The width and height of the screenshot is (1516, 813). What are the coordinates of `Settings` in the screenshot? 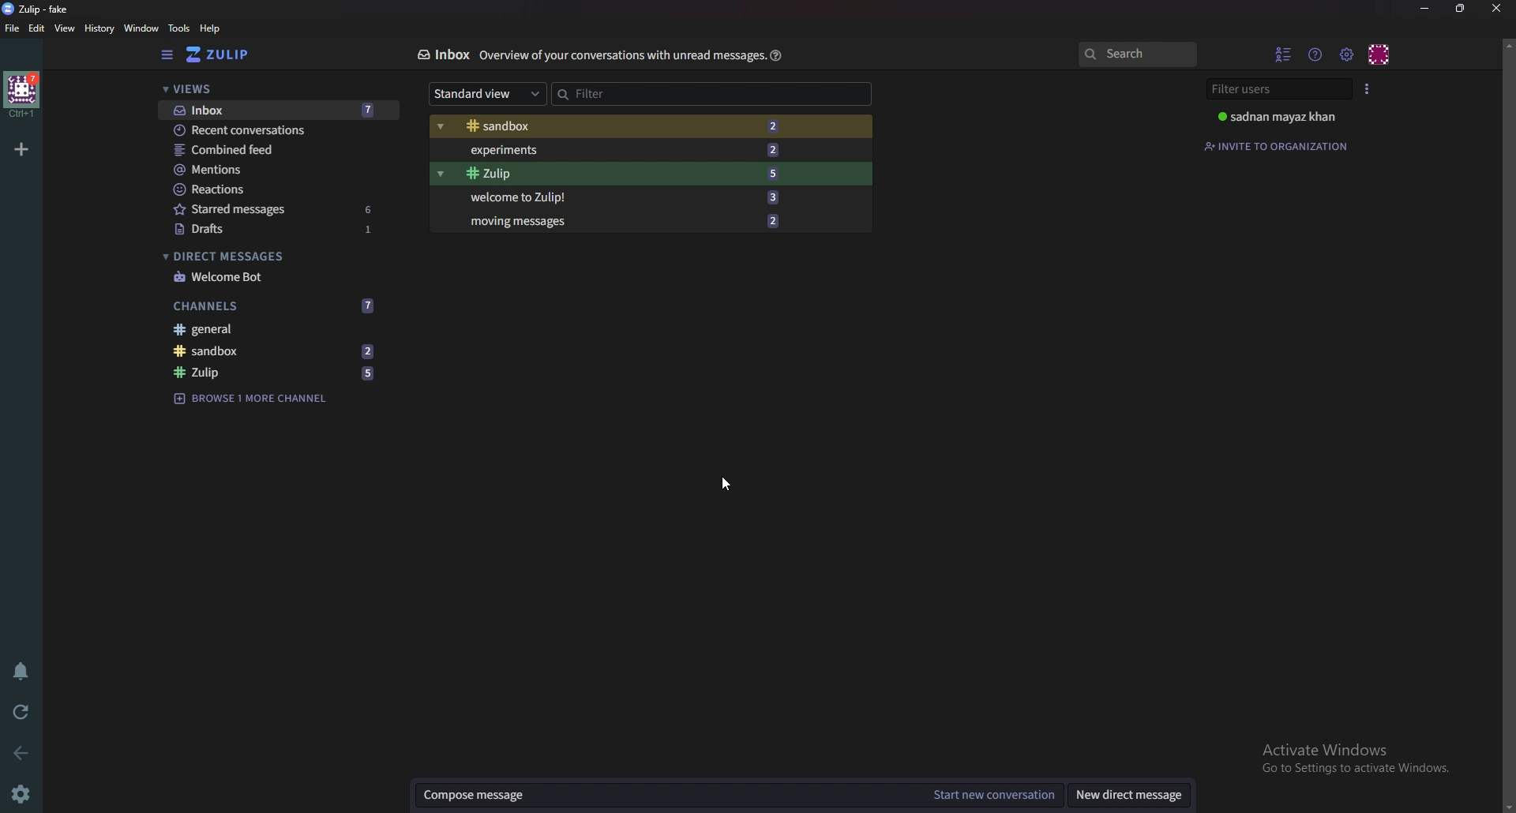 It's located at (24, 792).